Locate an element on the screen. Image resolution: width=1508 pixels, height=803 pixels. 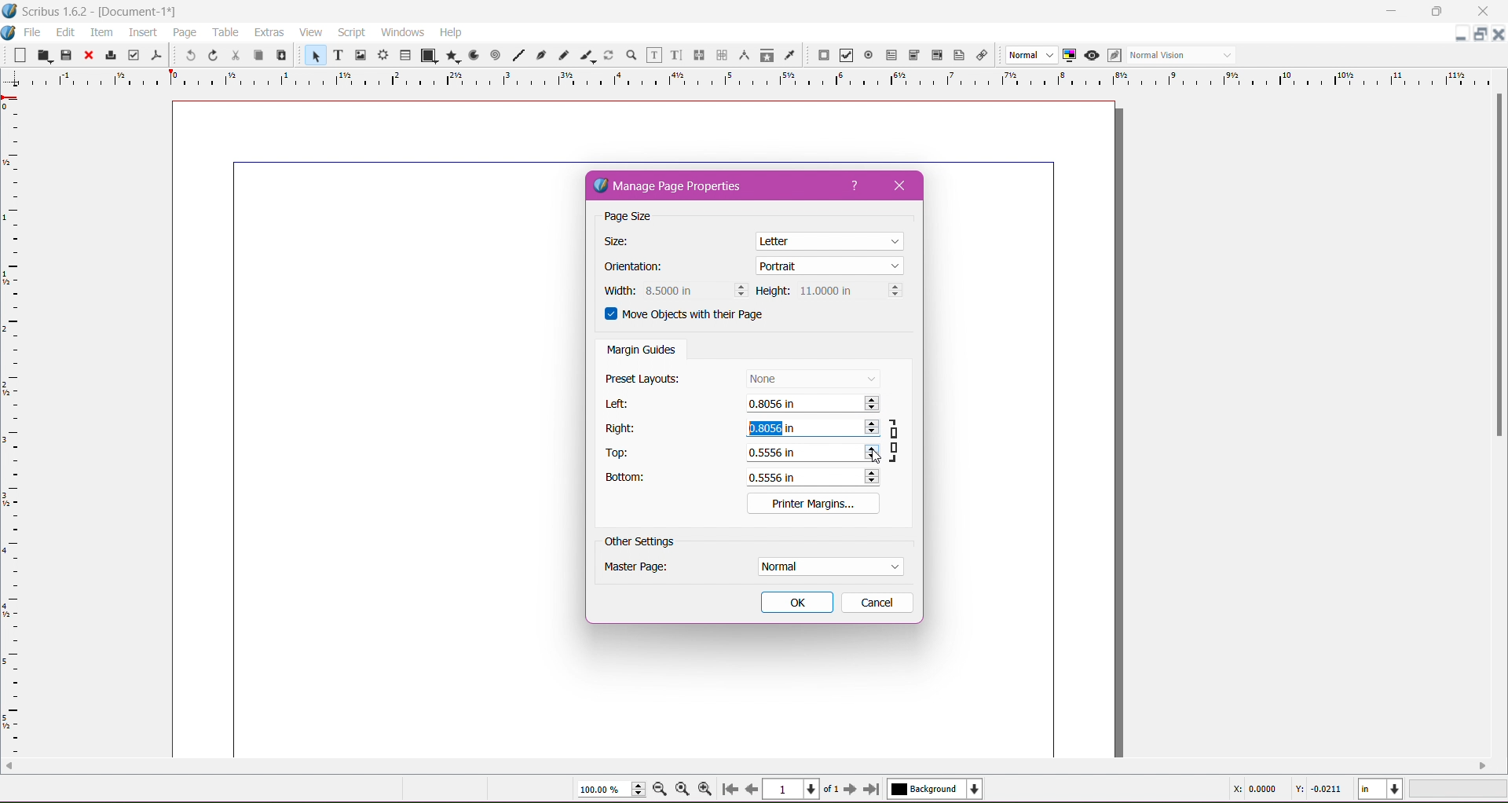
Select the current layer is located at coordinates (932, 790).